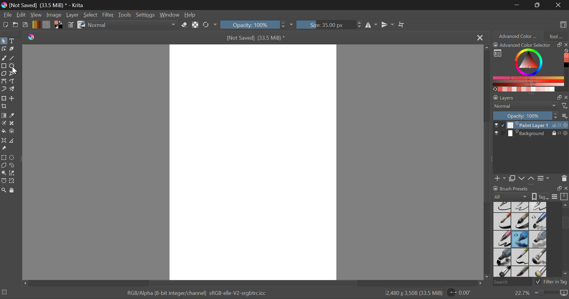 This screenshot has width=569, height=299. What do you see at coordinates (195, 25) in the screenshot?
I see `Preserve Alpha` at bounding box center [195, 25].